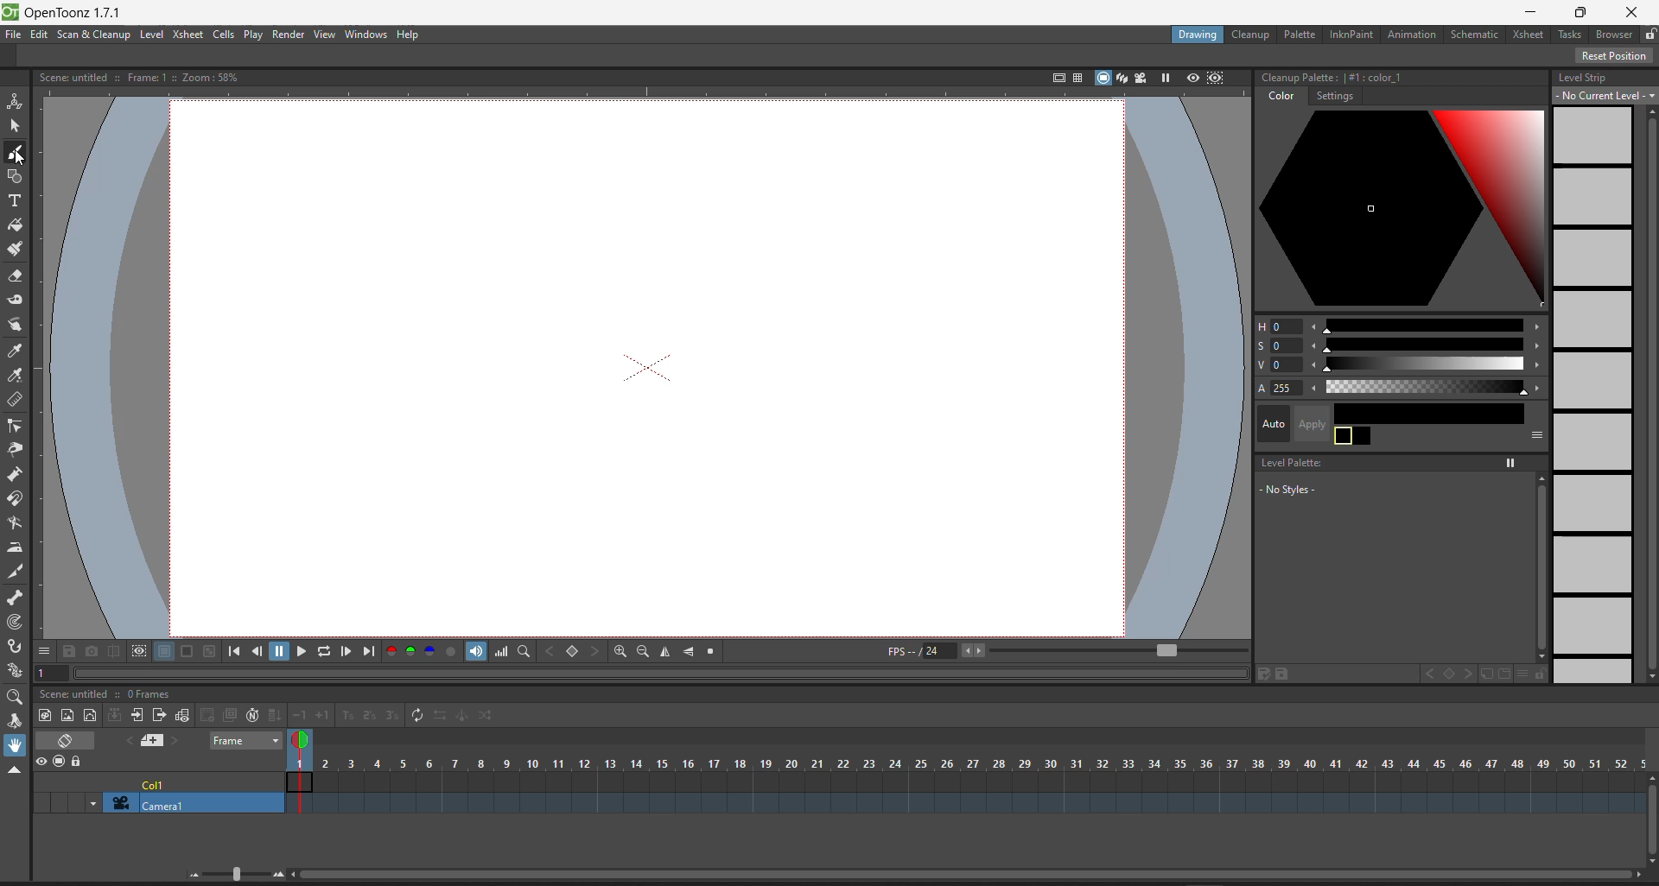 This screenshot has height=886, width=1659. Describe the element at coordinates (1635, 12) in the screenshot. I see `close` at that location.